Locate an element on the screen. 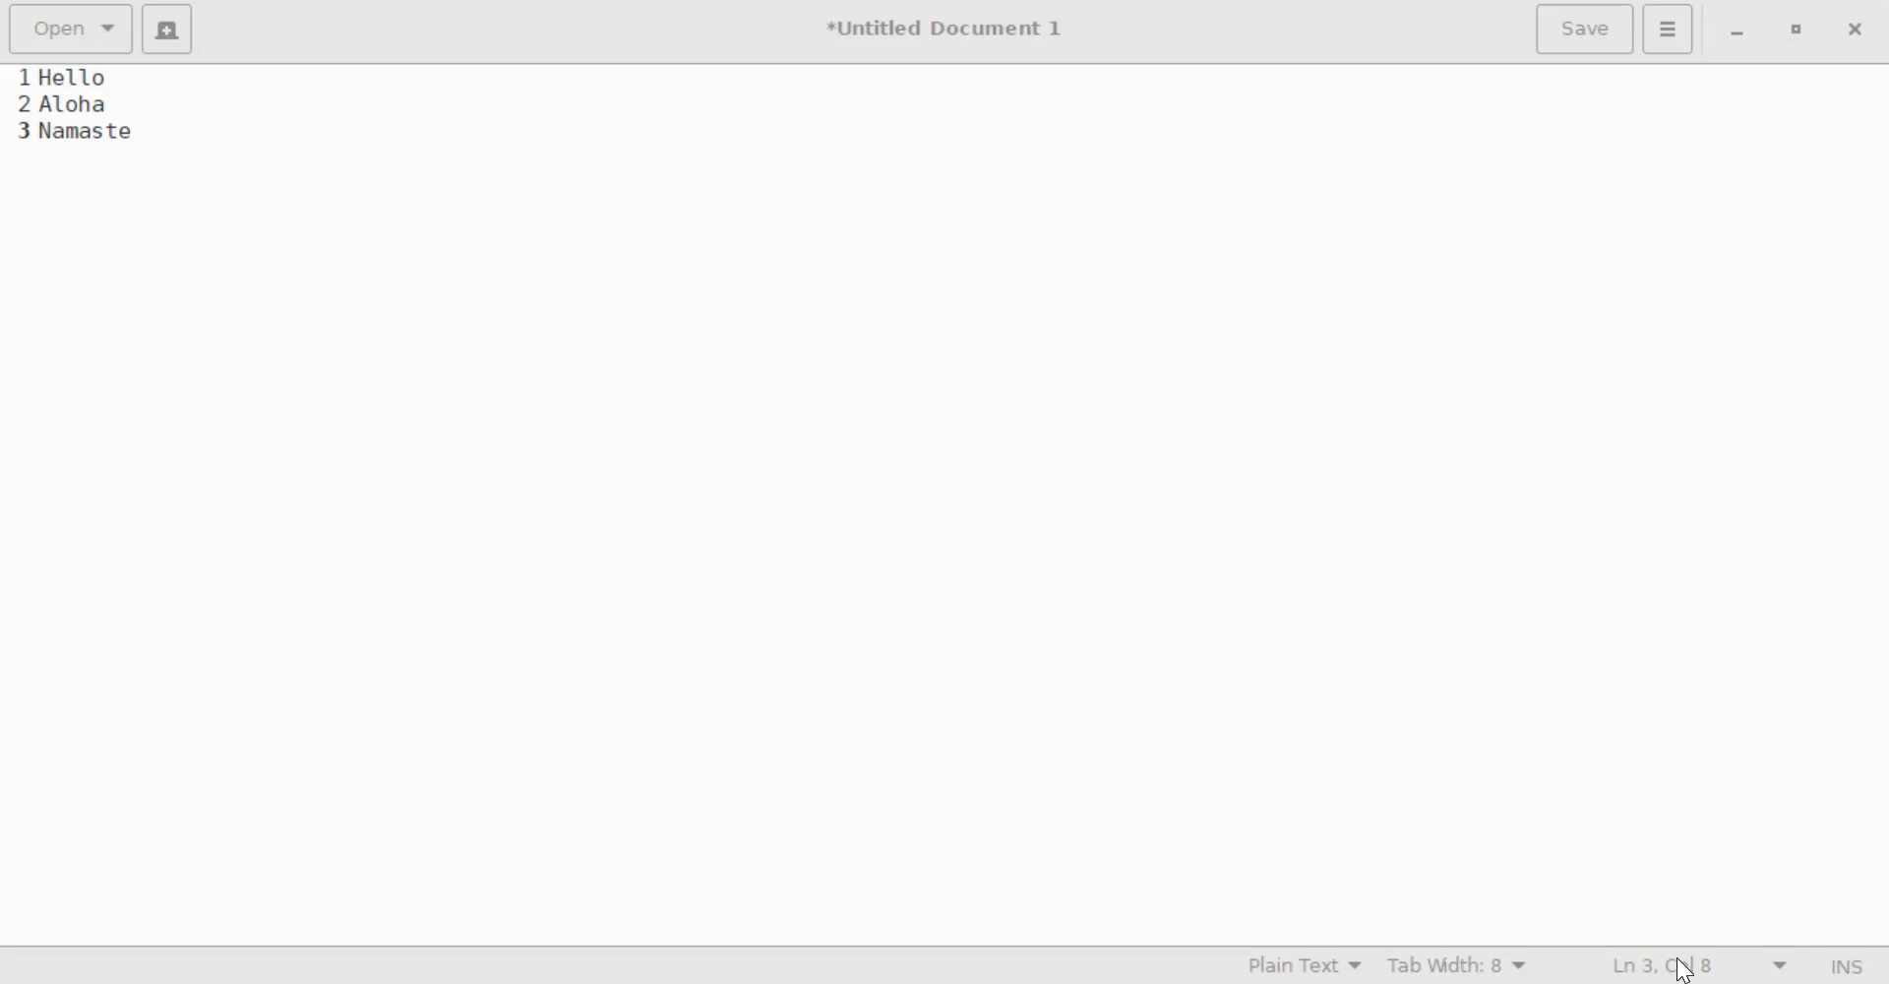 The height and width of the screenshot is (984, 1889). maximize is located at coordinates (1796, 31).